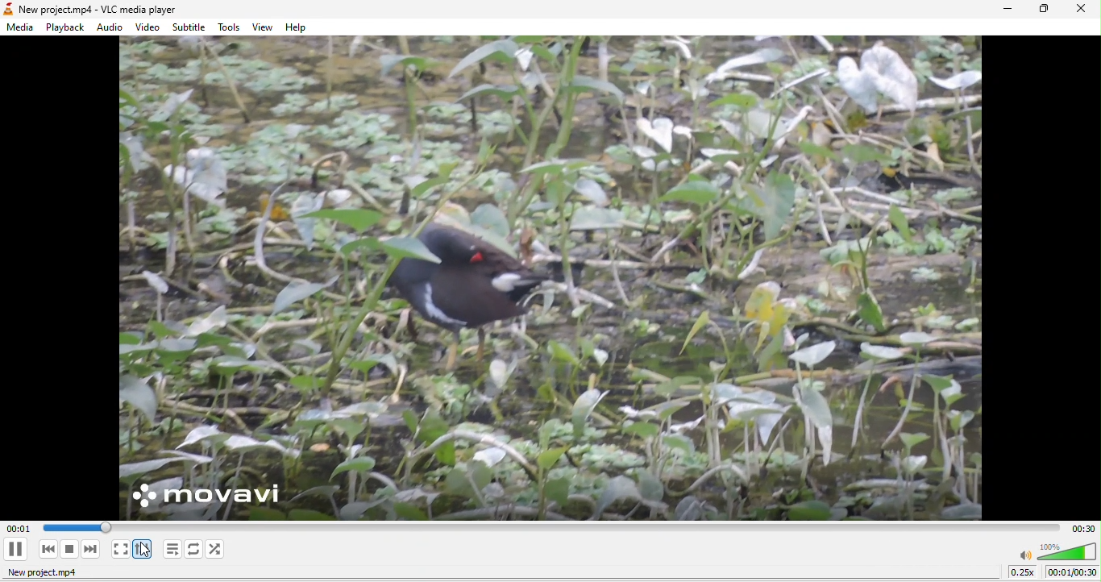 This screenshot has height=582, width=1101. I want to click on show extended settings, so click(144, 548).